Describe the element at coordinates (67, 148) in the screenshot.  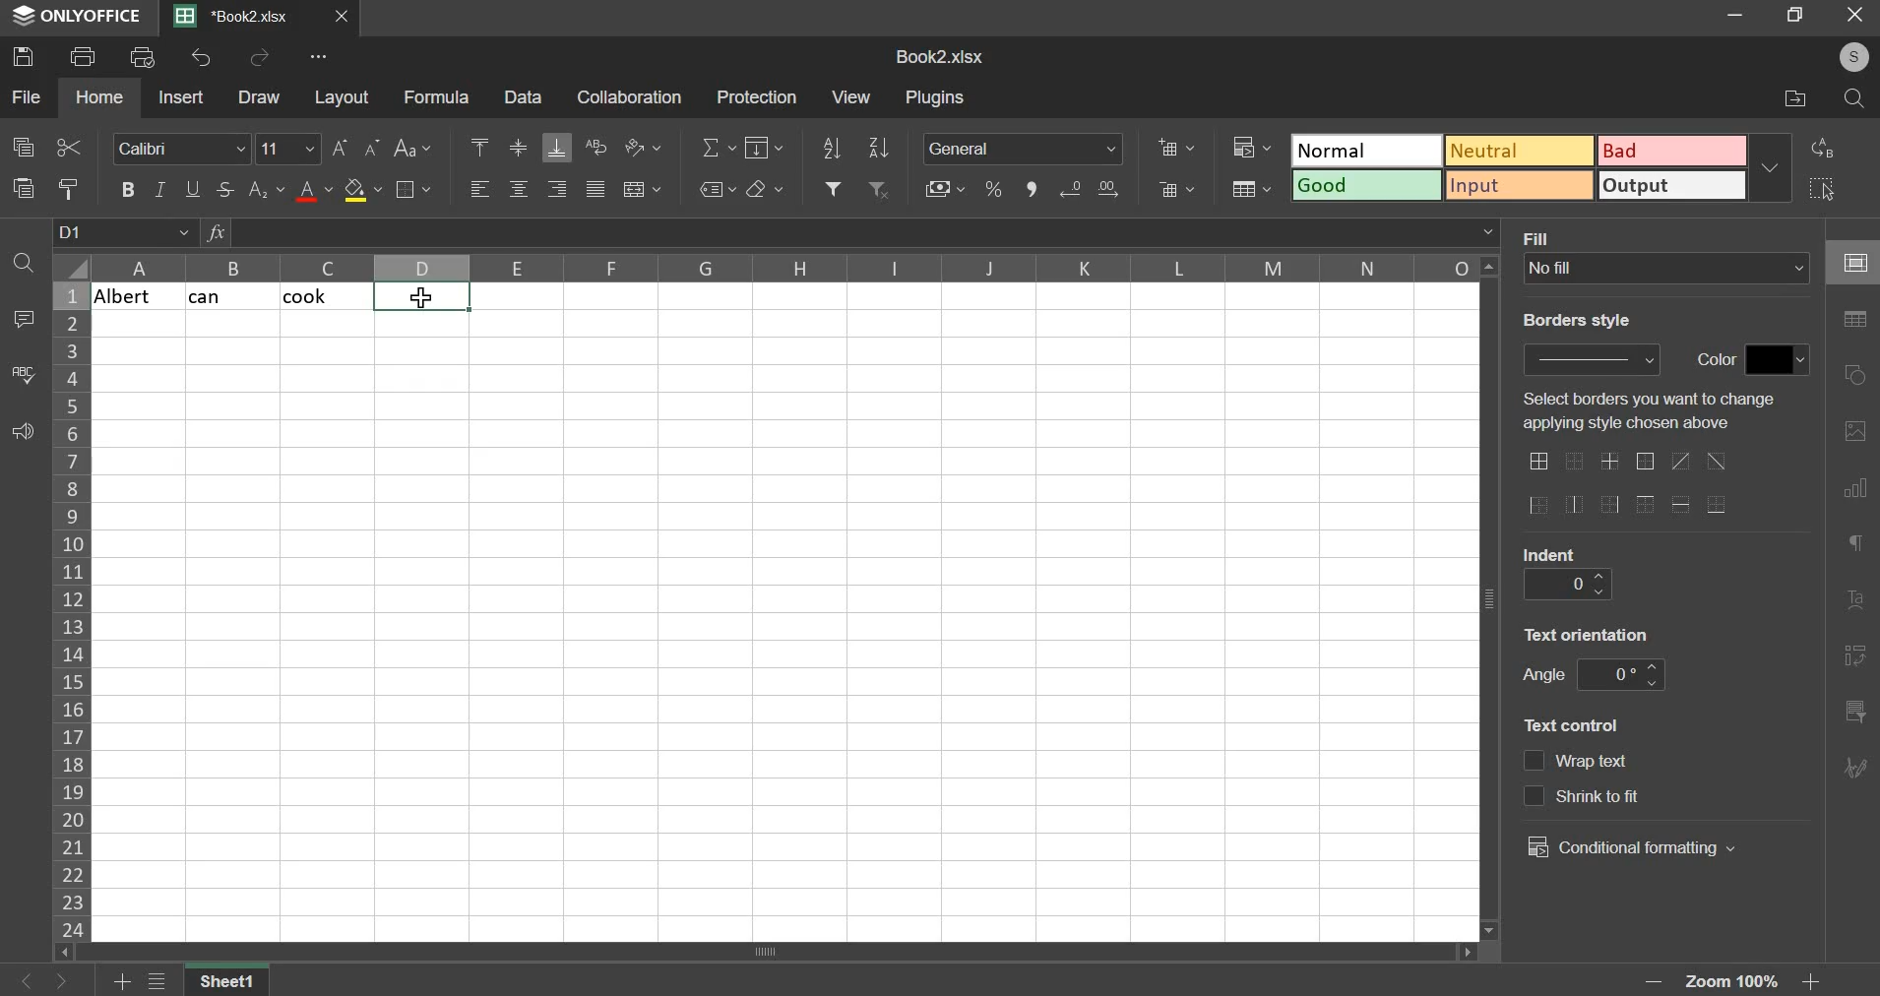
I see `cut` at that location.